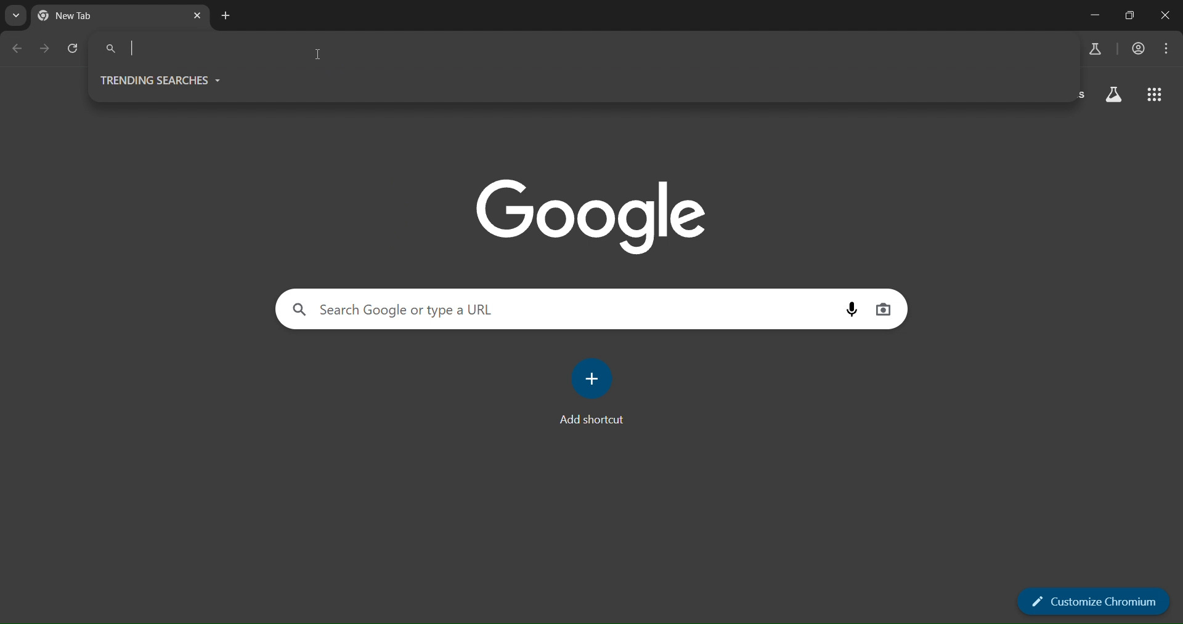  Describe the element at coordinates (1114, 94) in the screenshot. I see `search labs` at that location.